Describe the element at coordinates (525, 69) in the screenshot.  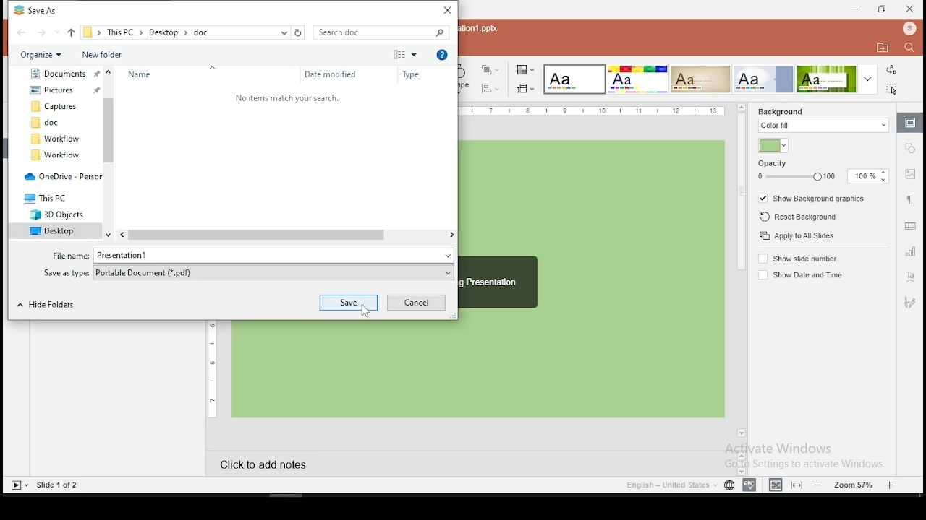
I see `change color theme` at that location.